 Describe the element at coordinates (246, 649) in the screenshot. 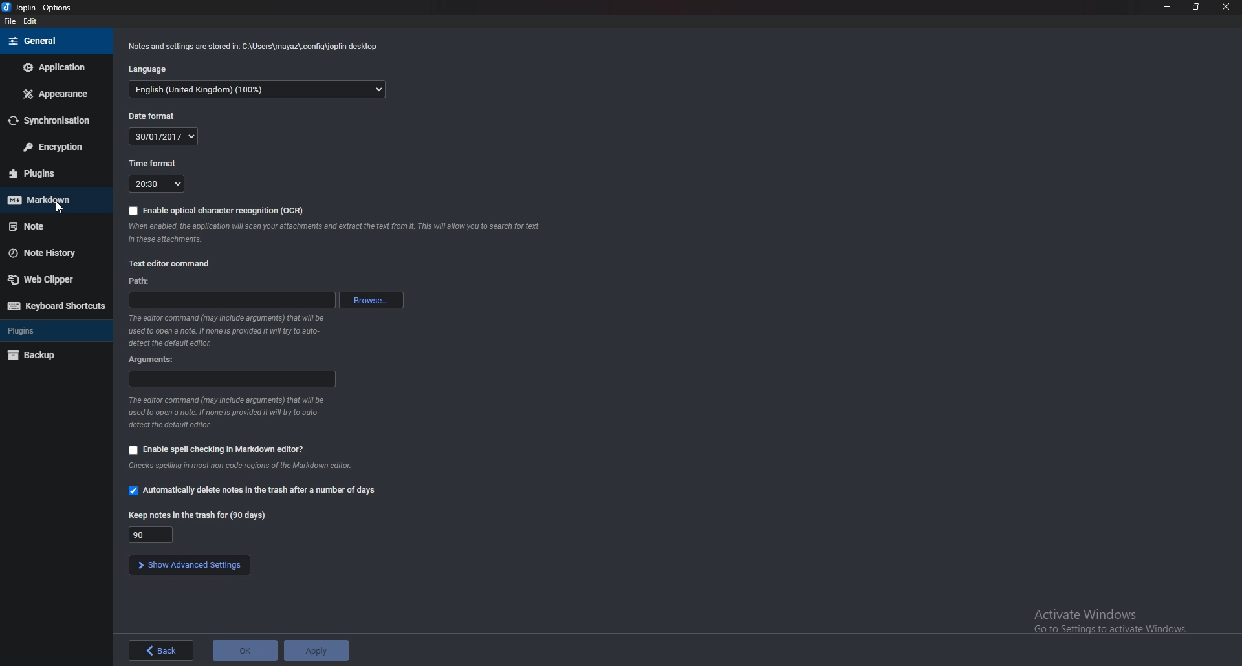

I see `ok` at that location.